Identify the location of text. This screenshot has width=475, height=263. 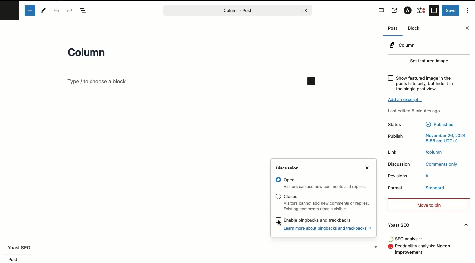
(446, 138).